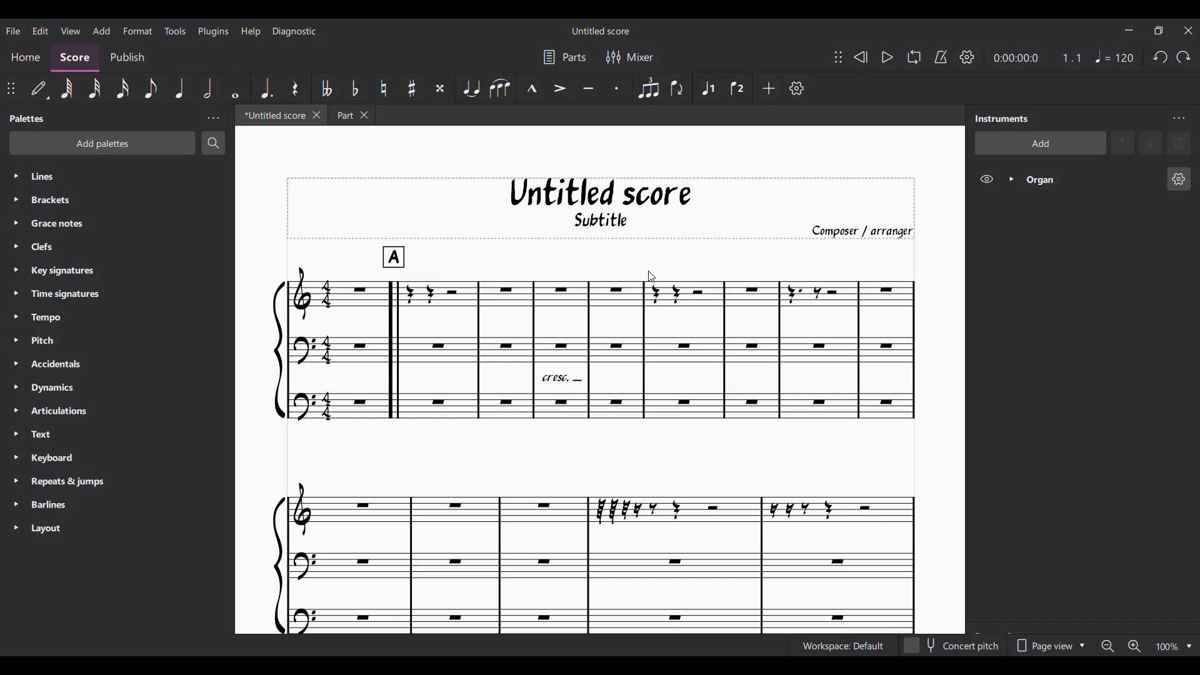 This screenshot has height=675, width=1200. What do you see at coordinates (214, 30) in the screenshot?
I see `Plugins menu` at bounding box center [214, 30].